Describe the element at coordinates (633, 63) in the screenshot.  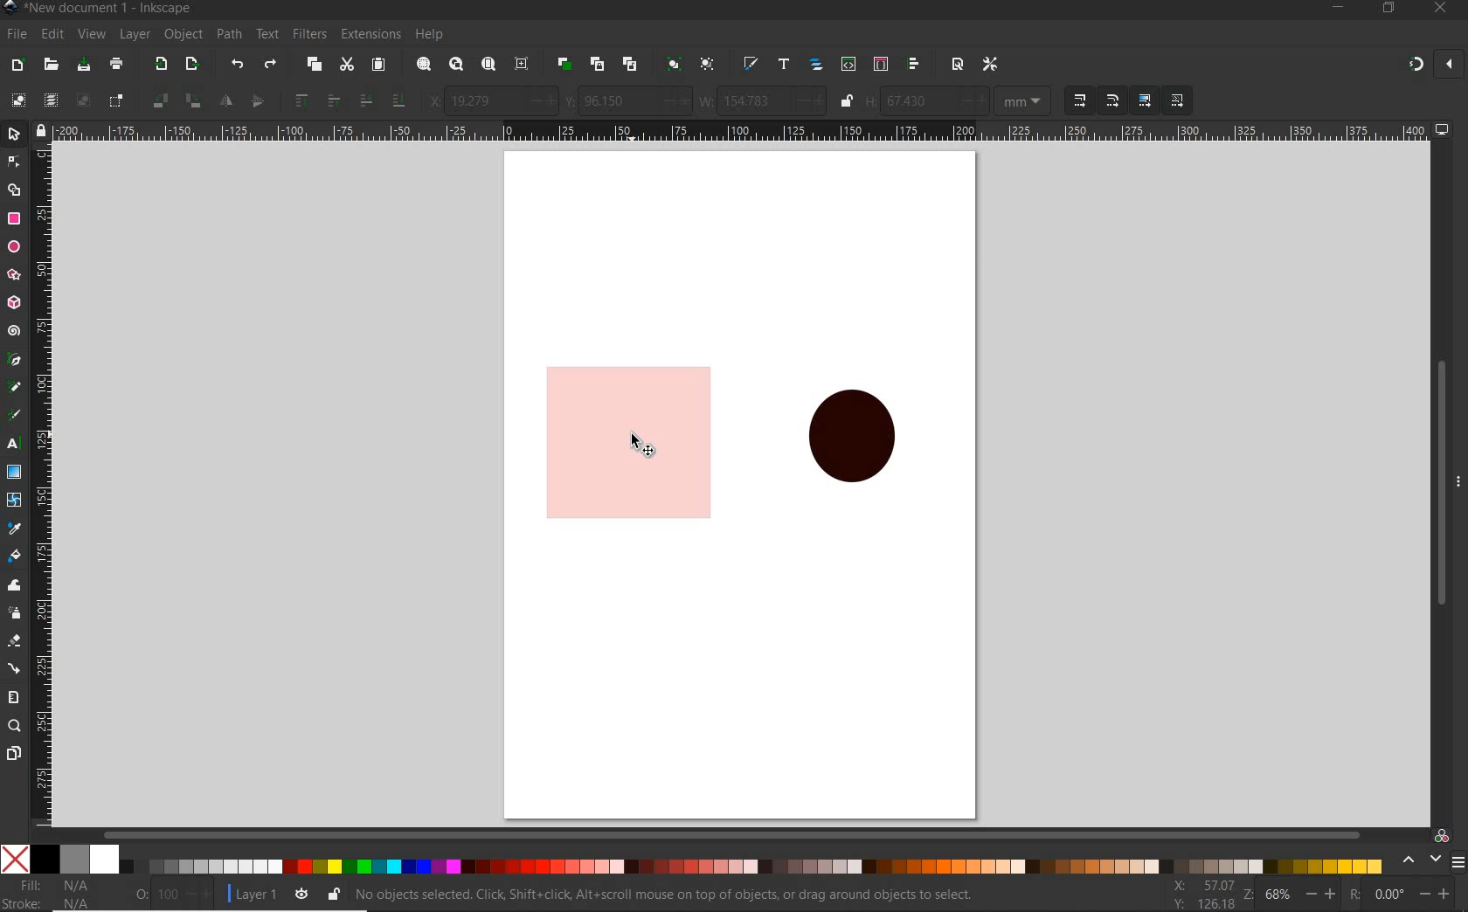
I see `unlink clone` at that location.